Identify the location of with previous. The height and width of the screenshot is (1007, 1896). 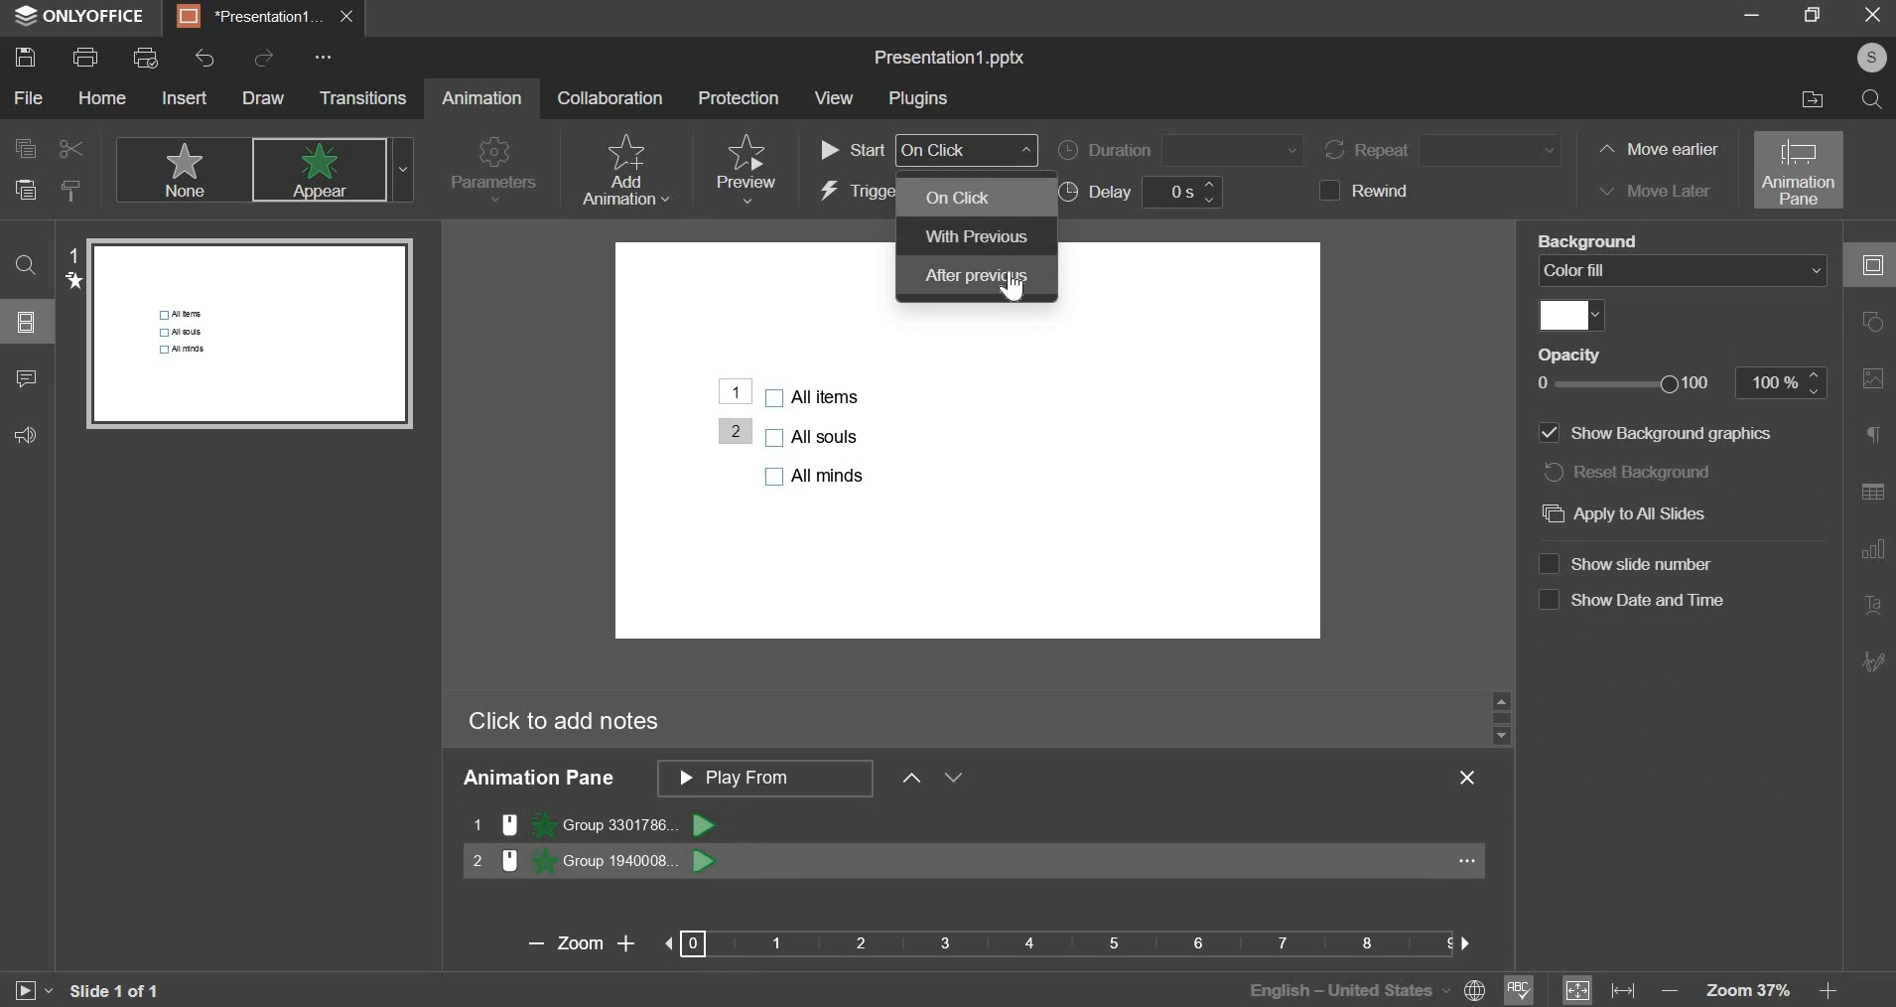
(974, 235).